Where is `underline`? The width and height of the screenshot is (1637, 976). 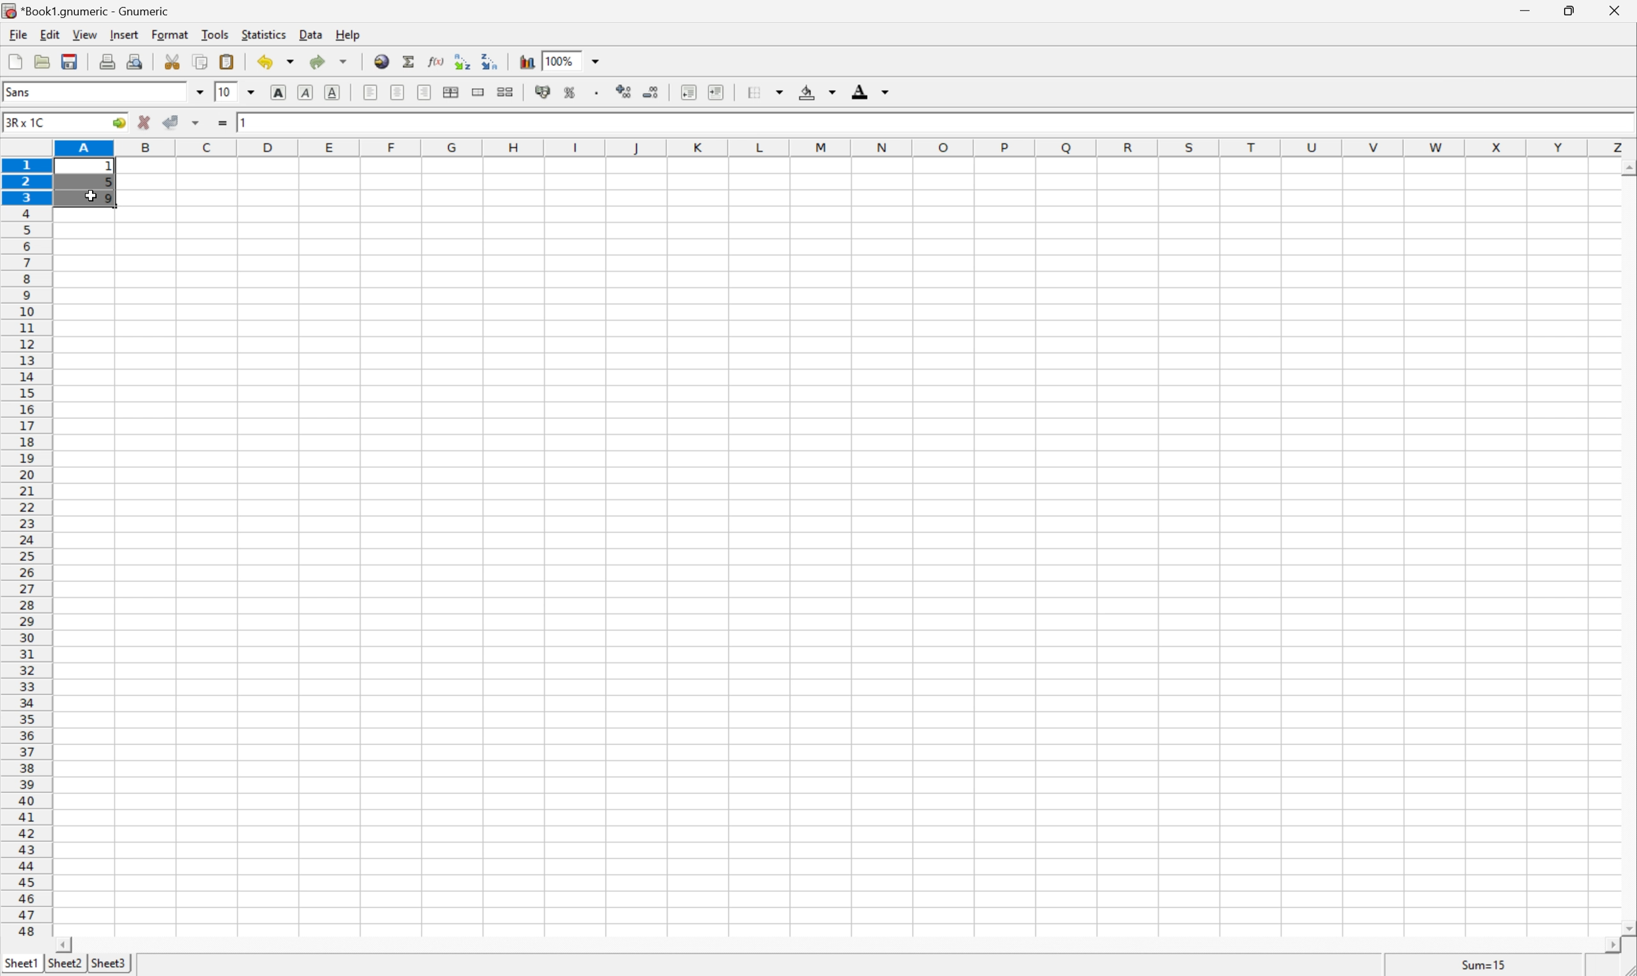 underline is located at coordinates (335, 93).